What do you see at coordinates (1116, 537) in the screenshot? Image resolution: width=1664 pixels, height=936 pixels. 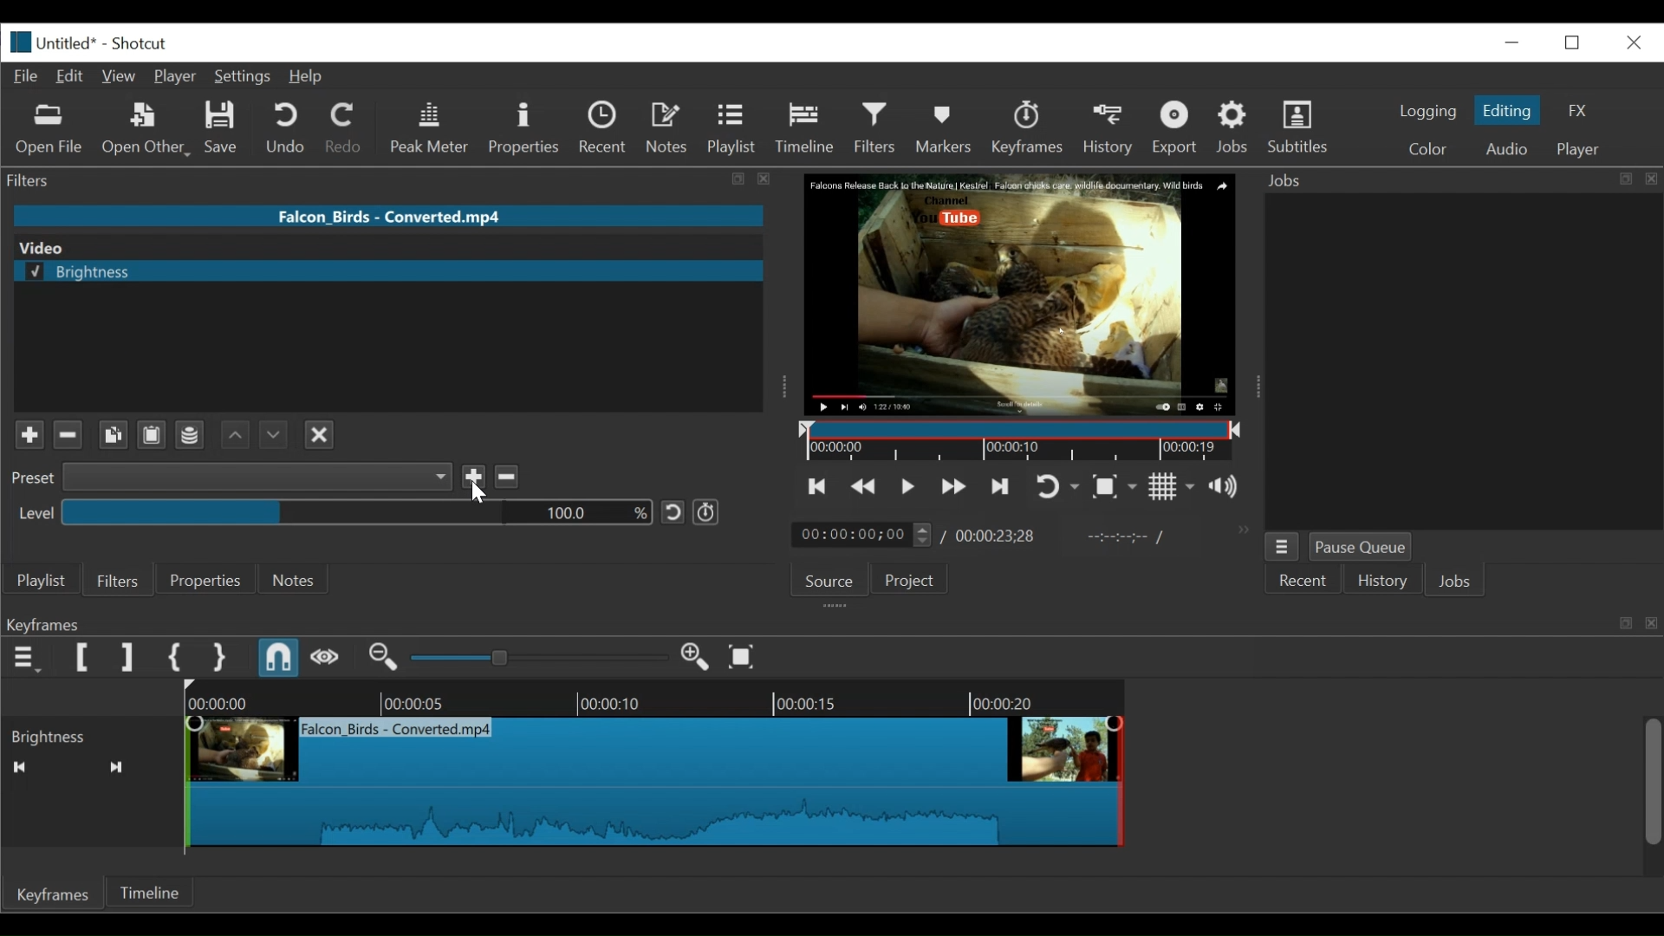 I see `In point` at bounding box center [1116, 537].